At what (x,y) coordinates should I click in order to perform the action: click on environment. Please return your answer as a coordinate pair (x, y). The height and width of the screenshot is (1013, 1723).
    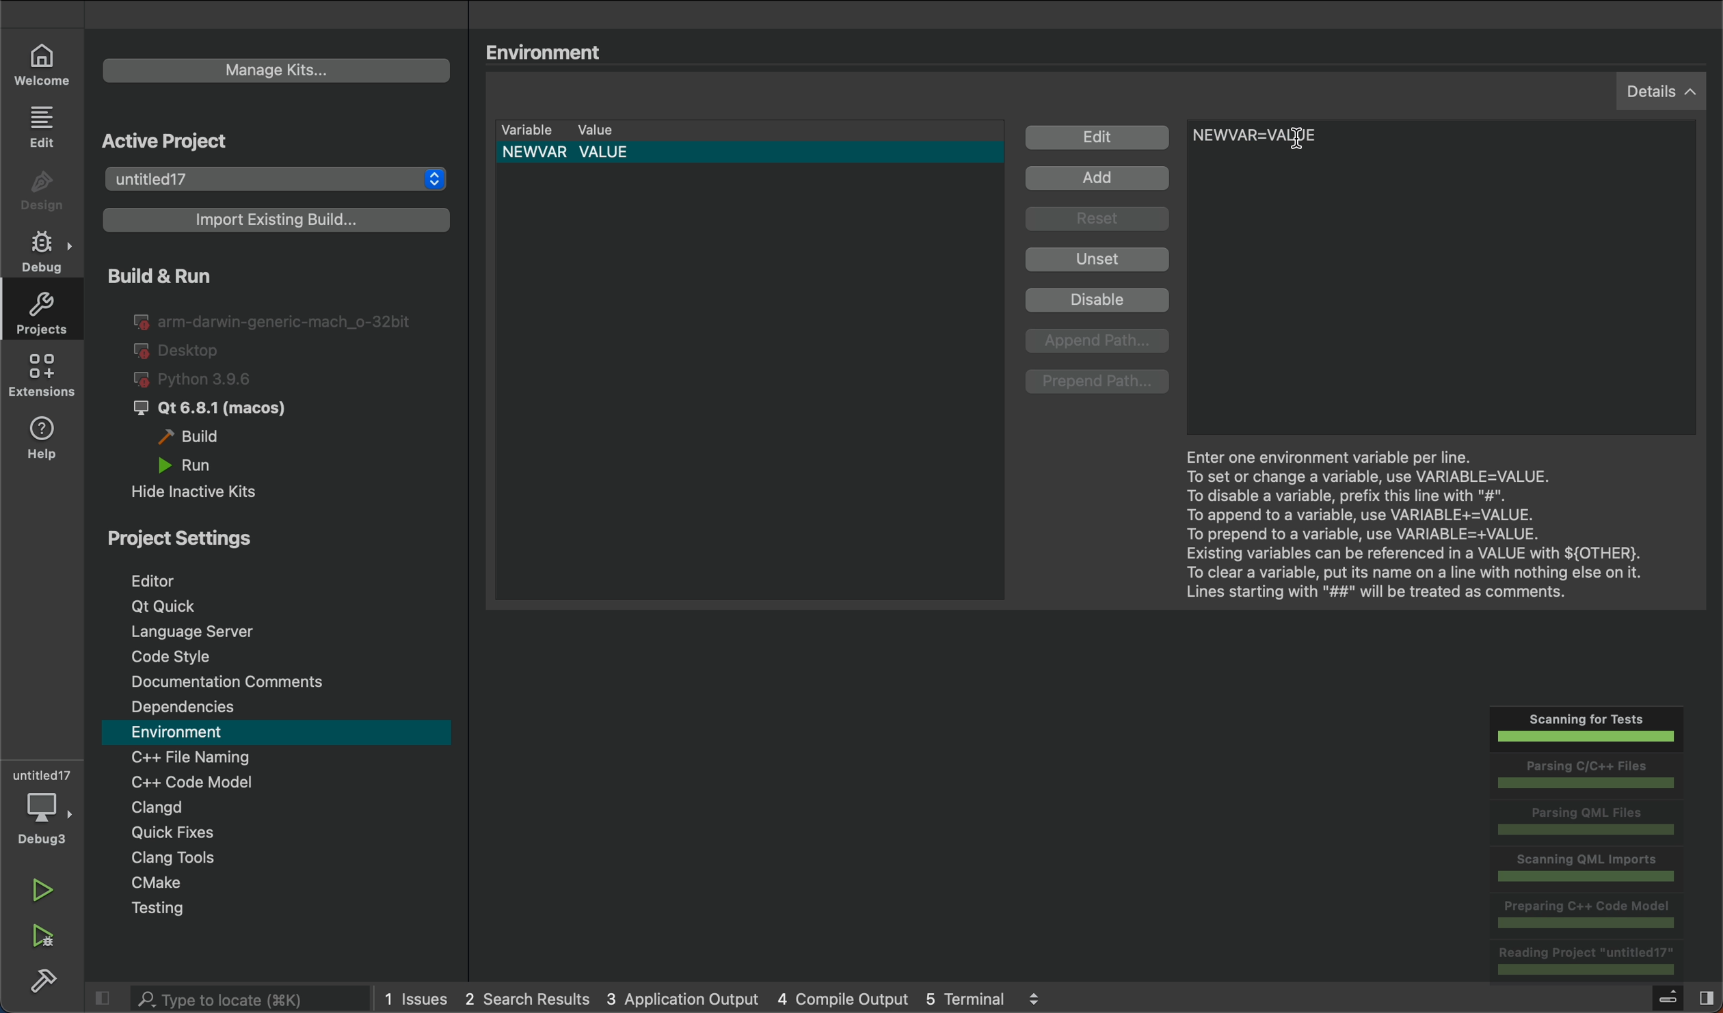
    Looking at the image, I should click on (278, 733).